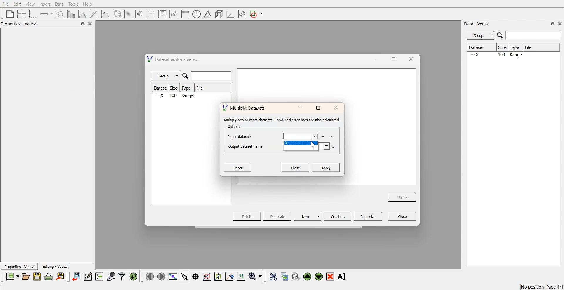  Describe the element at coordinates (257, 14) in the screenshot. I see `add a shape` at that location.